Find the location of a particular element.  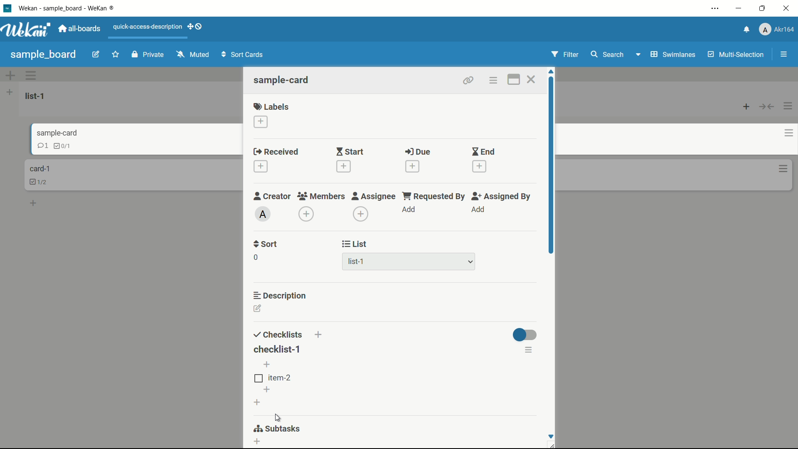

close card is located at coordinates (532, 79).